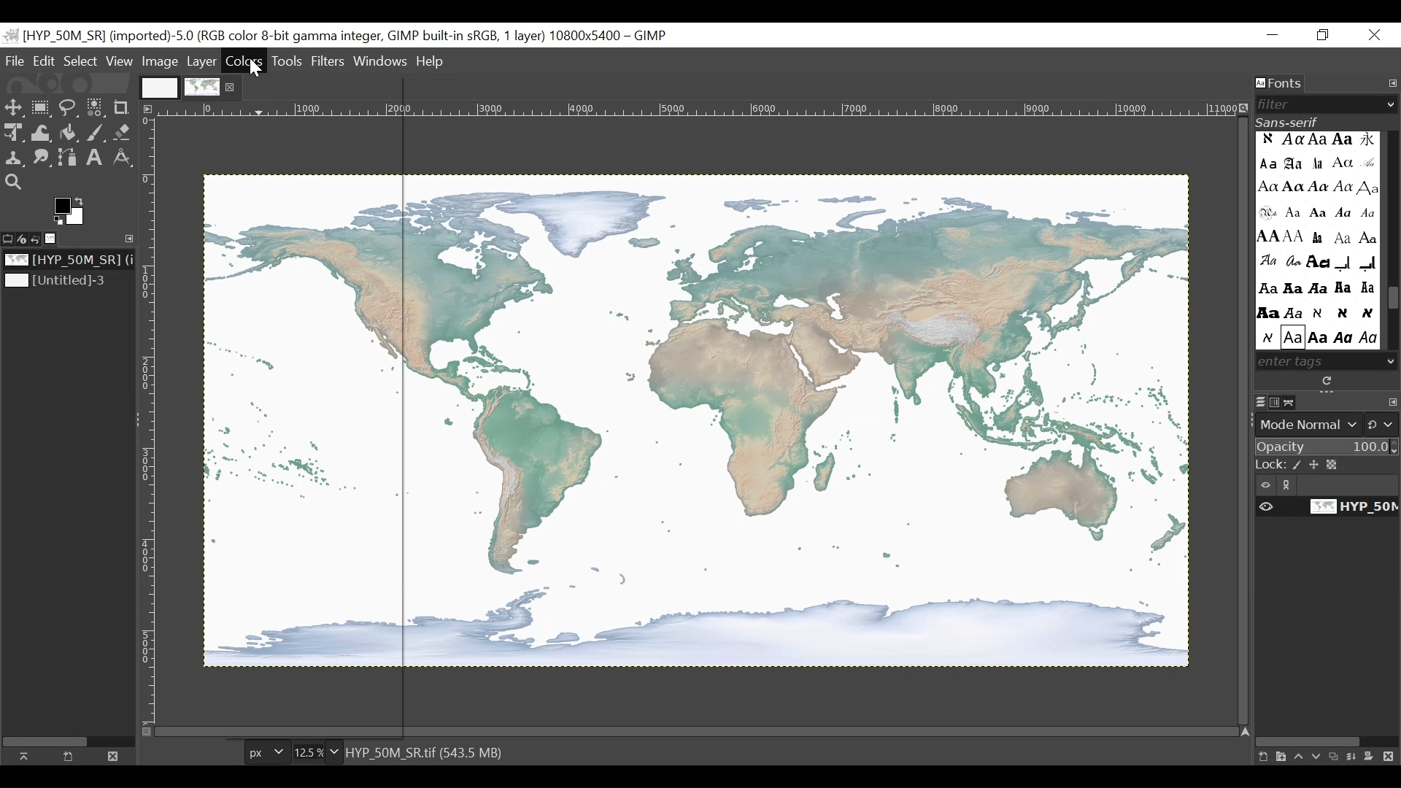 The width and height of the screenshot is (1401, 788). What do you see at coordinates (66, 260) in the screenshot?
I see `Image` at bounding box center [66, 260].